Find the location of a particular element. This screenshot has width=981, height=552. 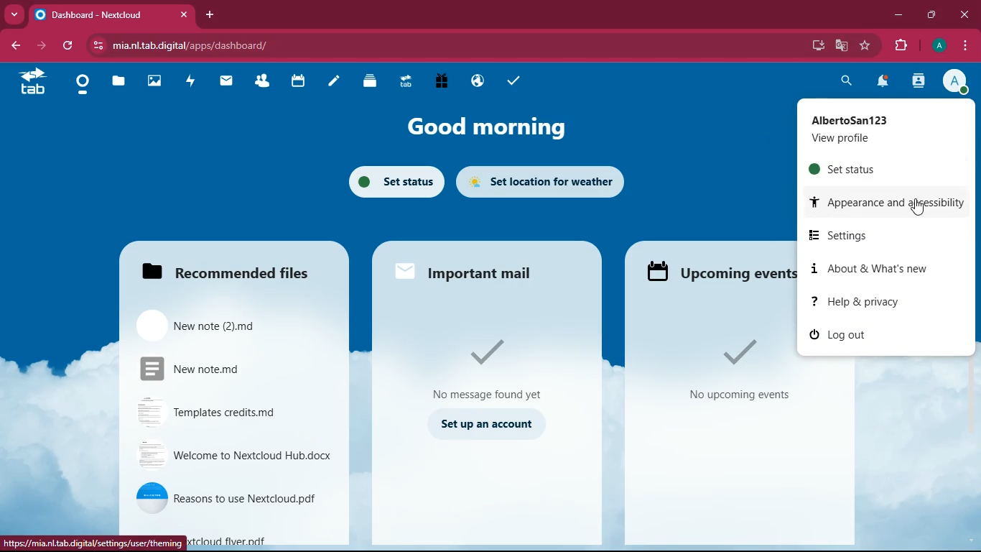

url is located at coordinates (212, 43).